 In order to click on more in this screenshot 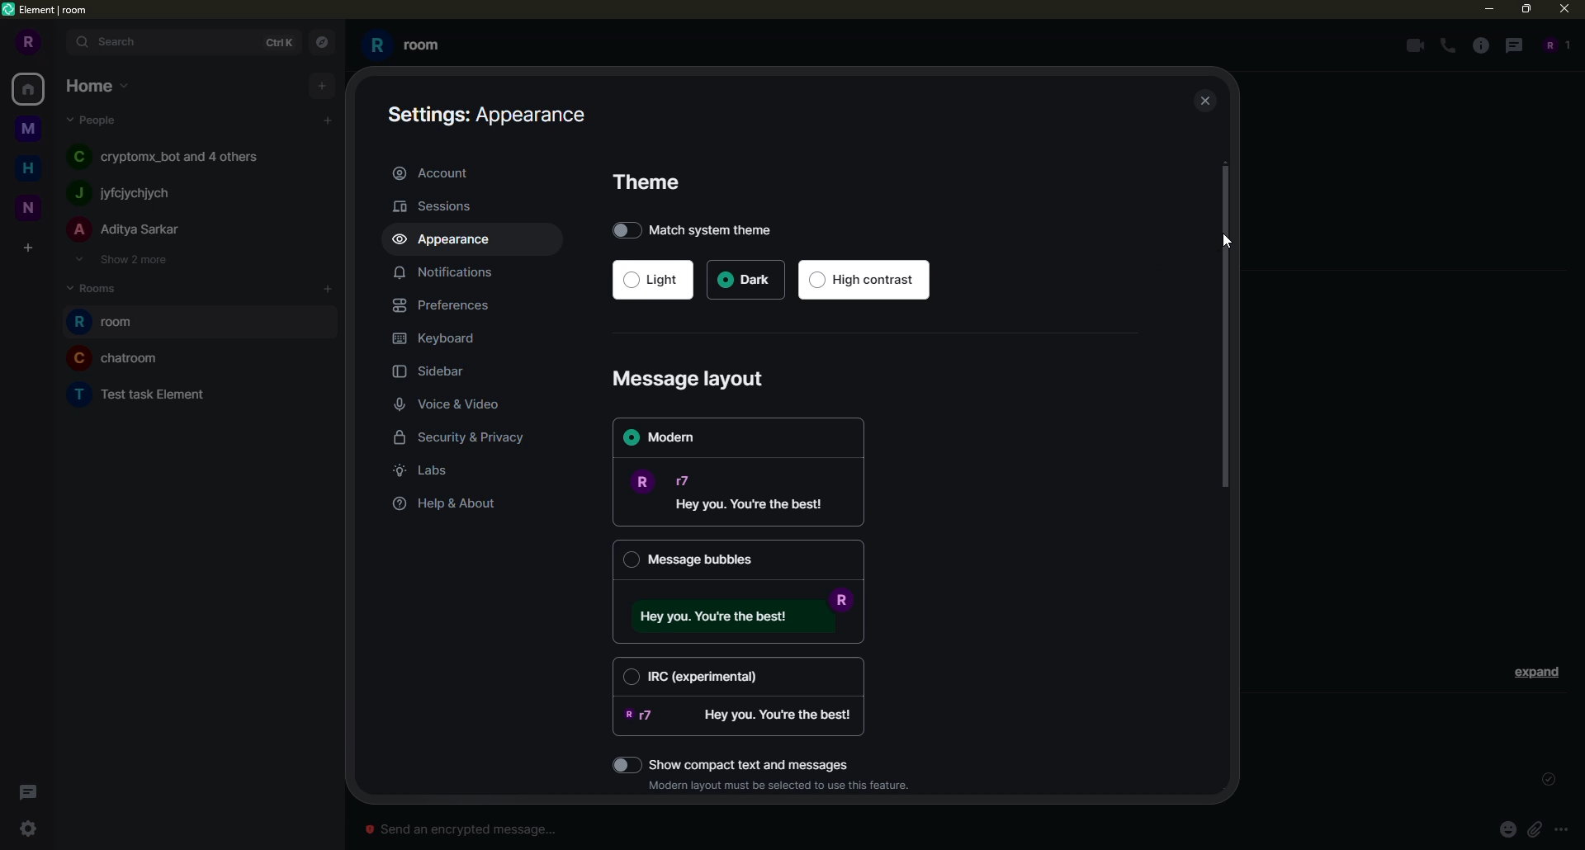, I will do `click(1562, 830)`.